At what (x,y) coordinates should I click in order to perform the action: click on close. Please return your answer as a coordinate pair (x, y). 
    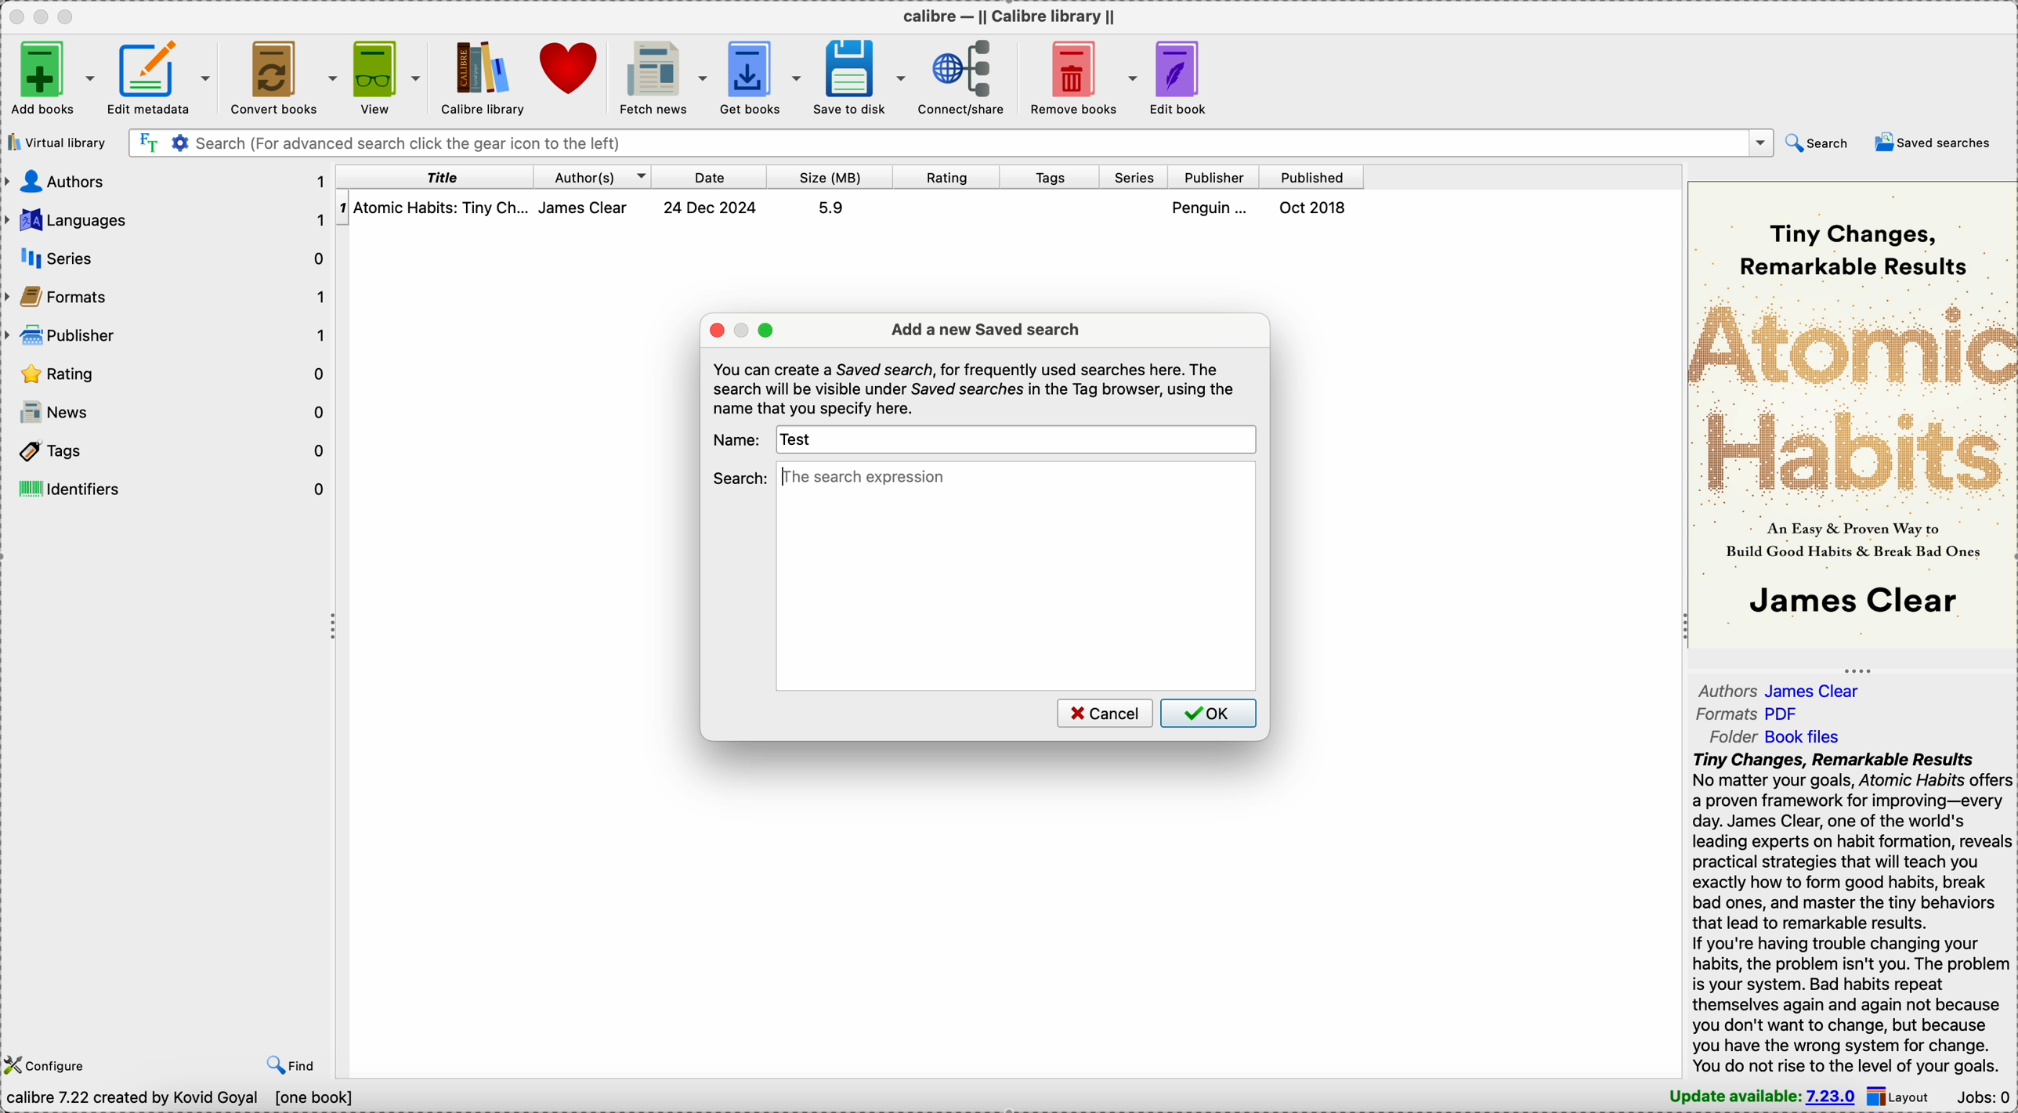
    Looking at the image, I should click on (15, 16).